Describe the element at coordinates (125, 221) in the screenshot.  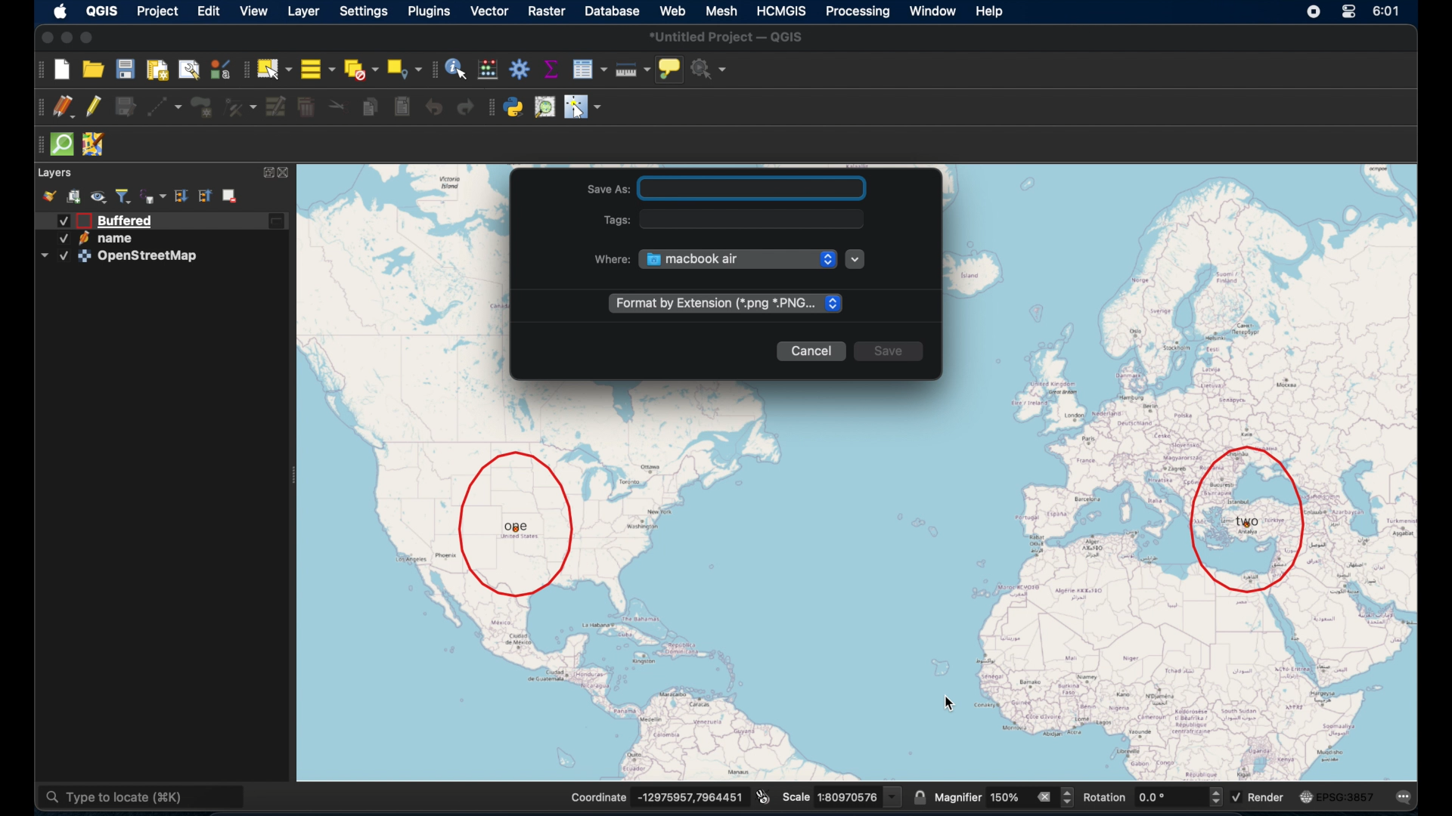
I see `buffered` at that location.